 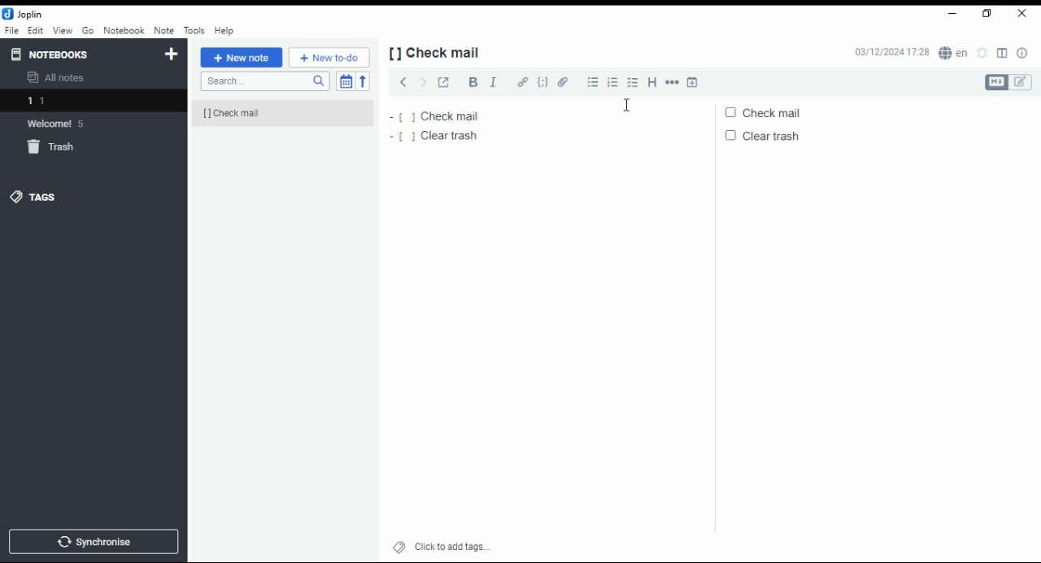 What do you see at coordinates (891, 52) in the screenshot?
I see `03/12/2024 17:27` at bounding box center [891, 52].